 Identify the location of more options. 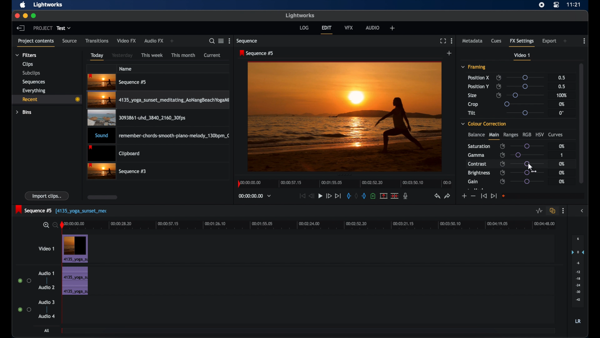
(230, 41).